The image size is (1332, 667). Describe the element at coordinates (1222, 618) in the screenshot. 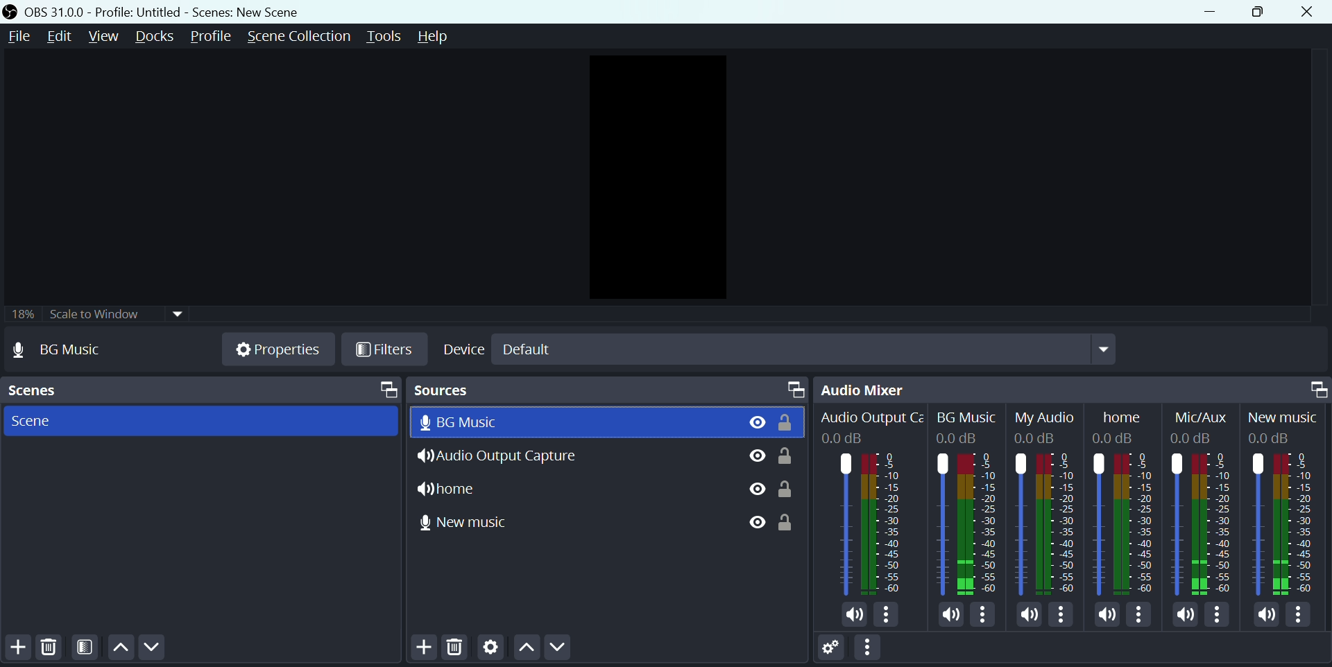

I see `More` at that location.